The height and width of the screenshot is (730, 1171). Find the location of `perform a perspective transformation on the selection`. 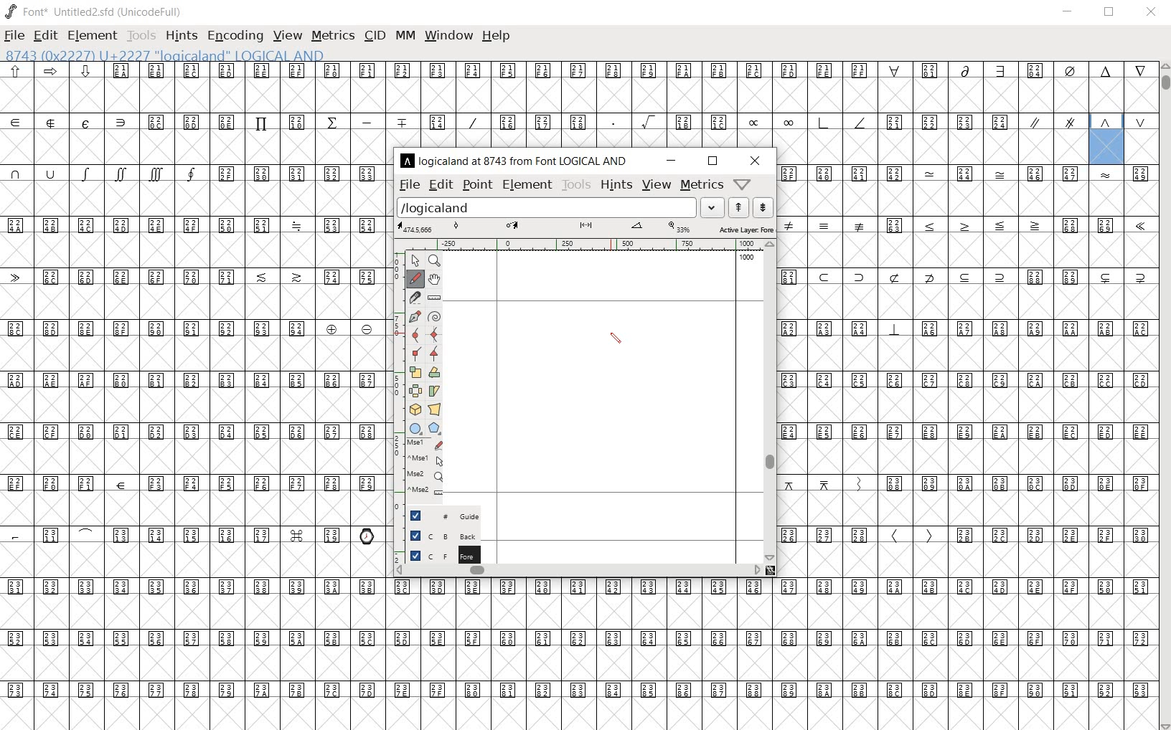

perform a perspective transformation on the selection is located at coordinates (433, 409).